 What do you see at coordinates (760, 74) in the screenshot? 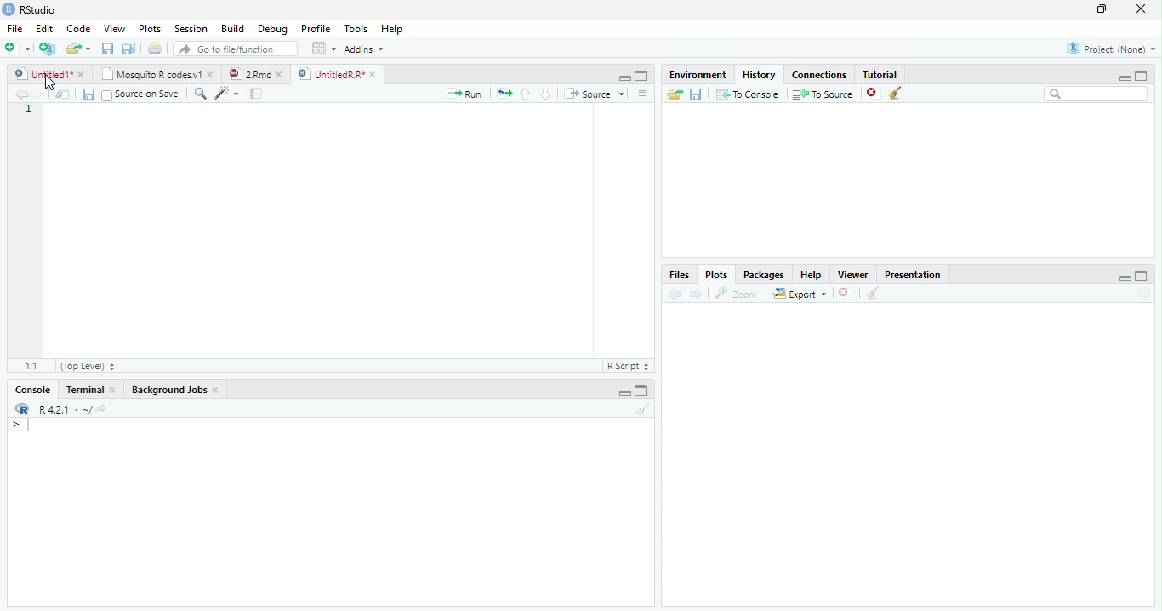
I see `History` at bounding box center [760, 74].